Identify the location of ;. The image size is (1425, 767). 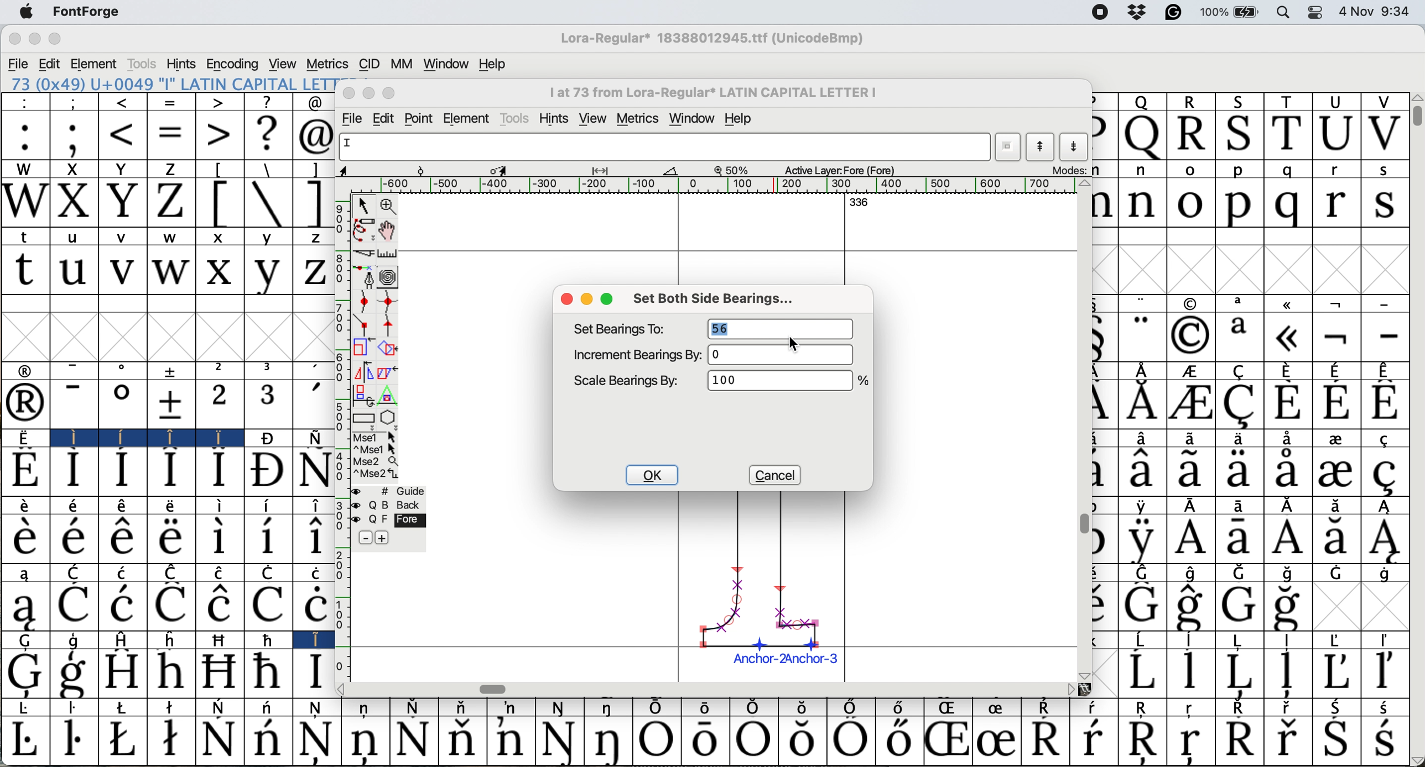
(74, 138).